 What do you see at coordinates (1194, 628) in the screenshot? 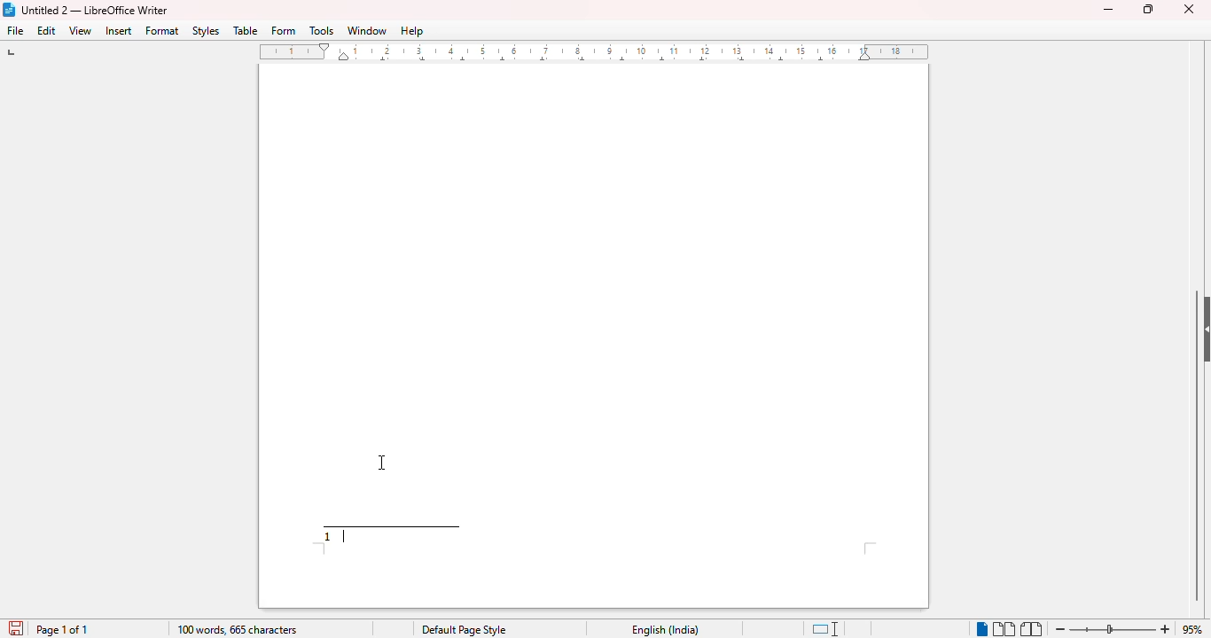
I see `95% (current zoom level)` at bounding box center [1194, 628].